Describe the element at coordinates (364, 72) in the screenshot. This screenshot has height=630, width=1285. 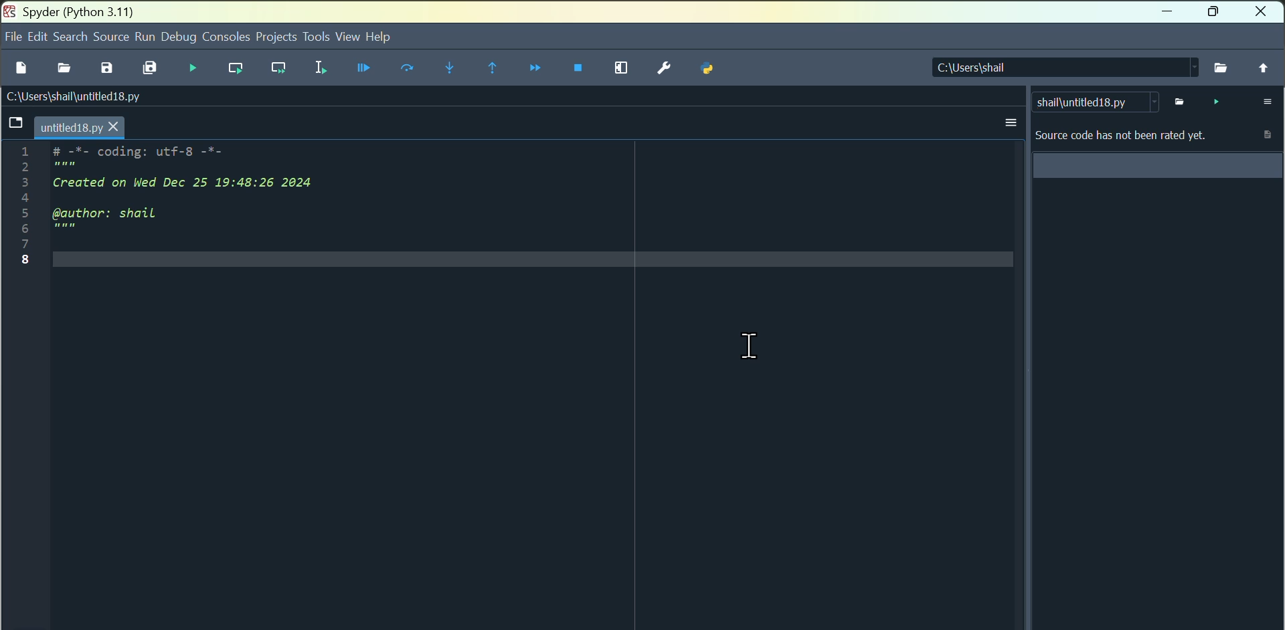
I see `Debug` at that location.